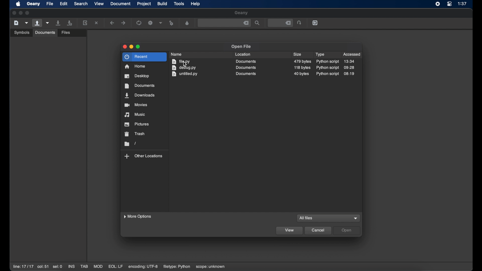  I want to click on line 17/17, so click(23, 266).